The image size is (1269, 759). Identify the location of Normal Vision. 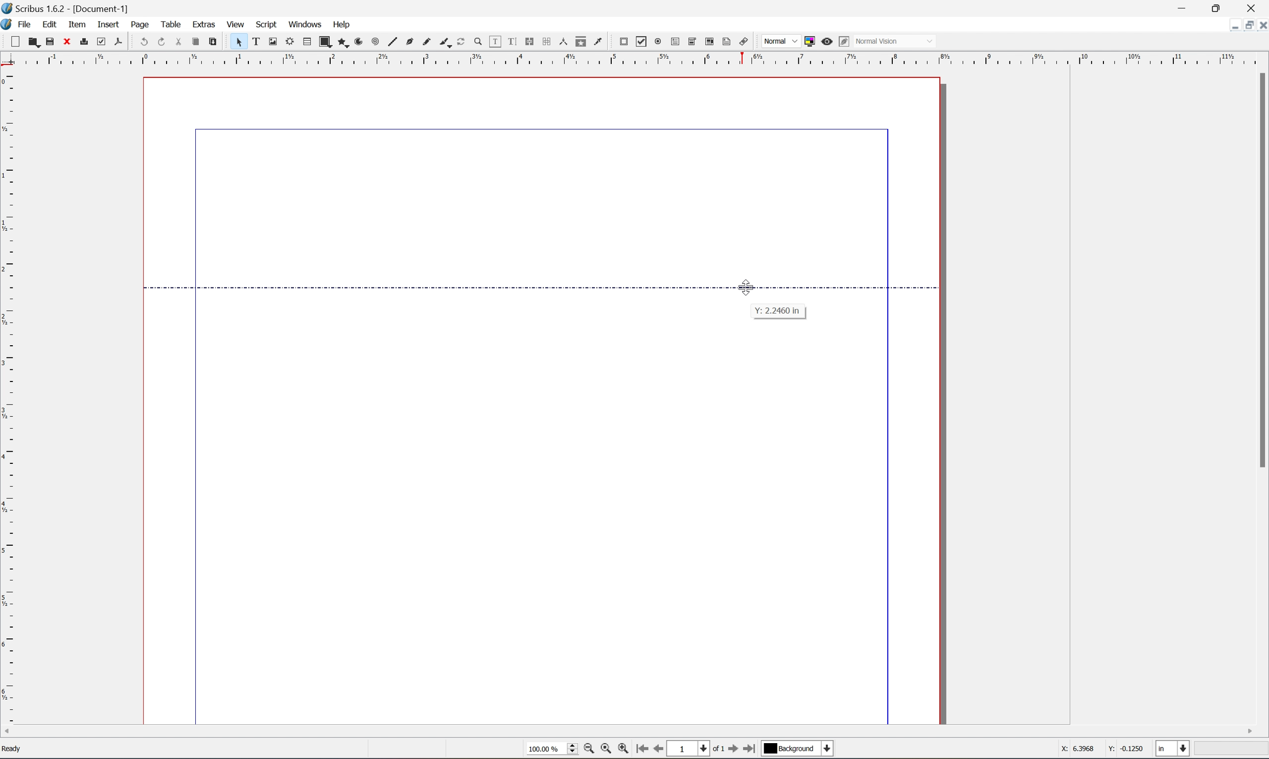
(895, 41).